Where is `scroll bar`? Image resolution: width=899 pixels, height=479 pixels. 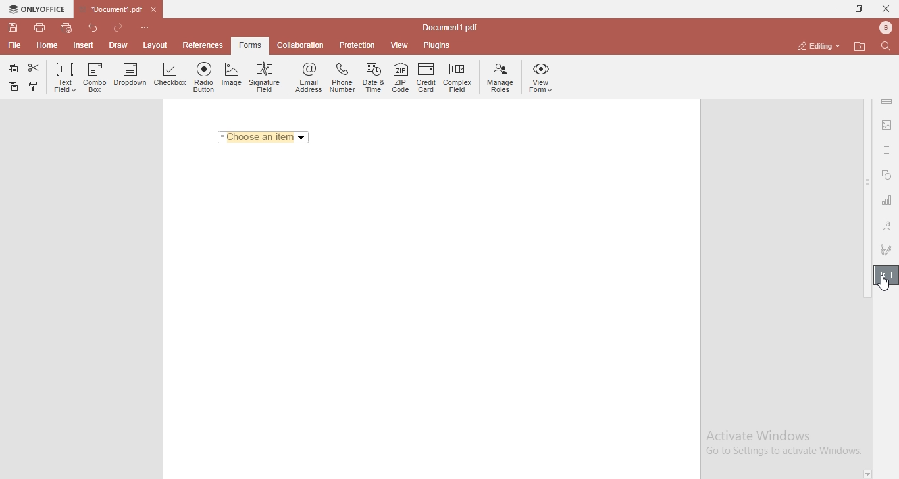 scroll bar is located at coordinates (867, 199).